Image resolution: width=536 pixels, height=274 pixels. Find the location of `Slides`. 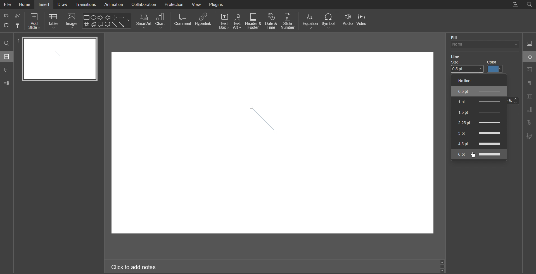

Slides is located at coordinates (7, 56).